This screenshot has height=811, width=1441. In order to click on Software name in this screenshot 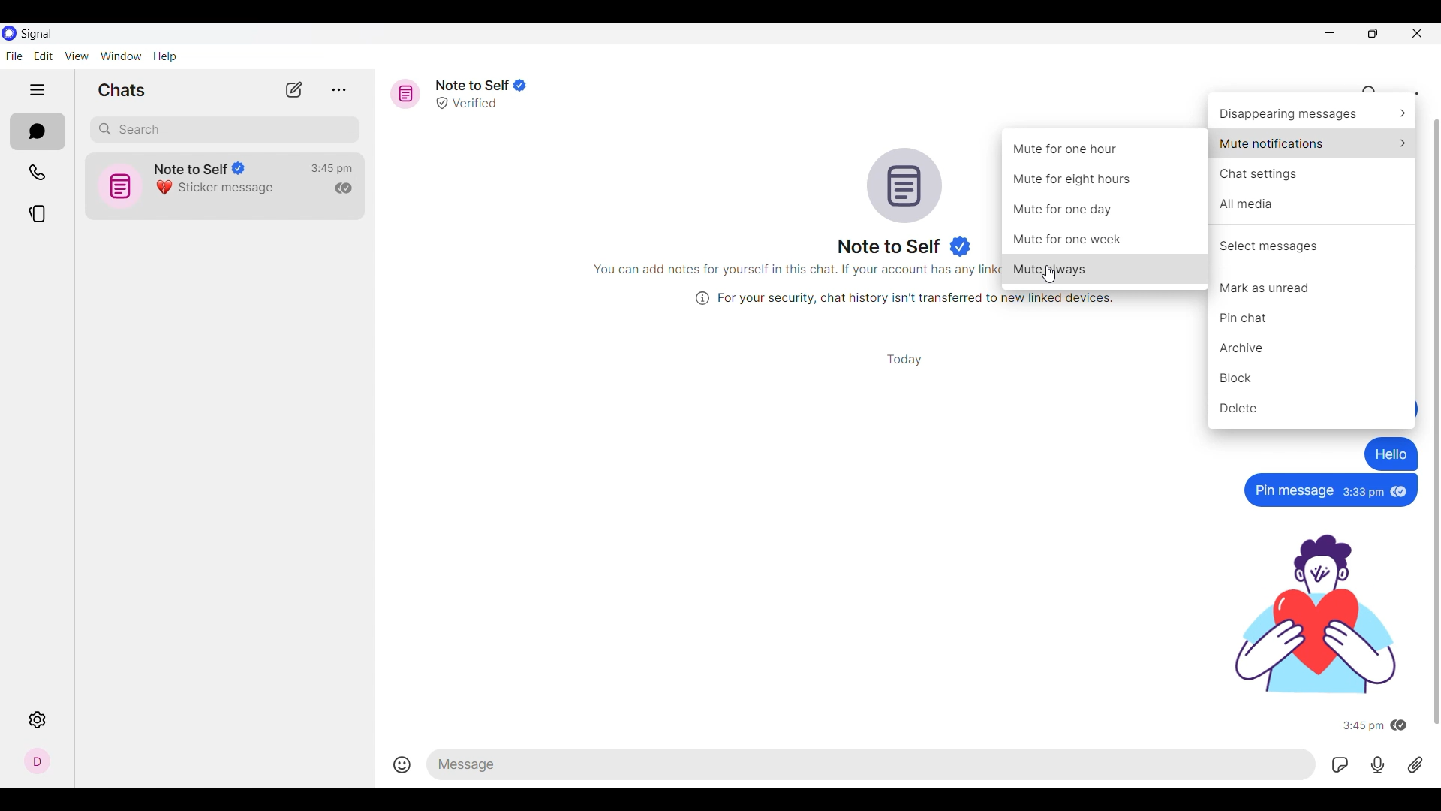, I will do `click(36, 34)`.